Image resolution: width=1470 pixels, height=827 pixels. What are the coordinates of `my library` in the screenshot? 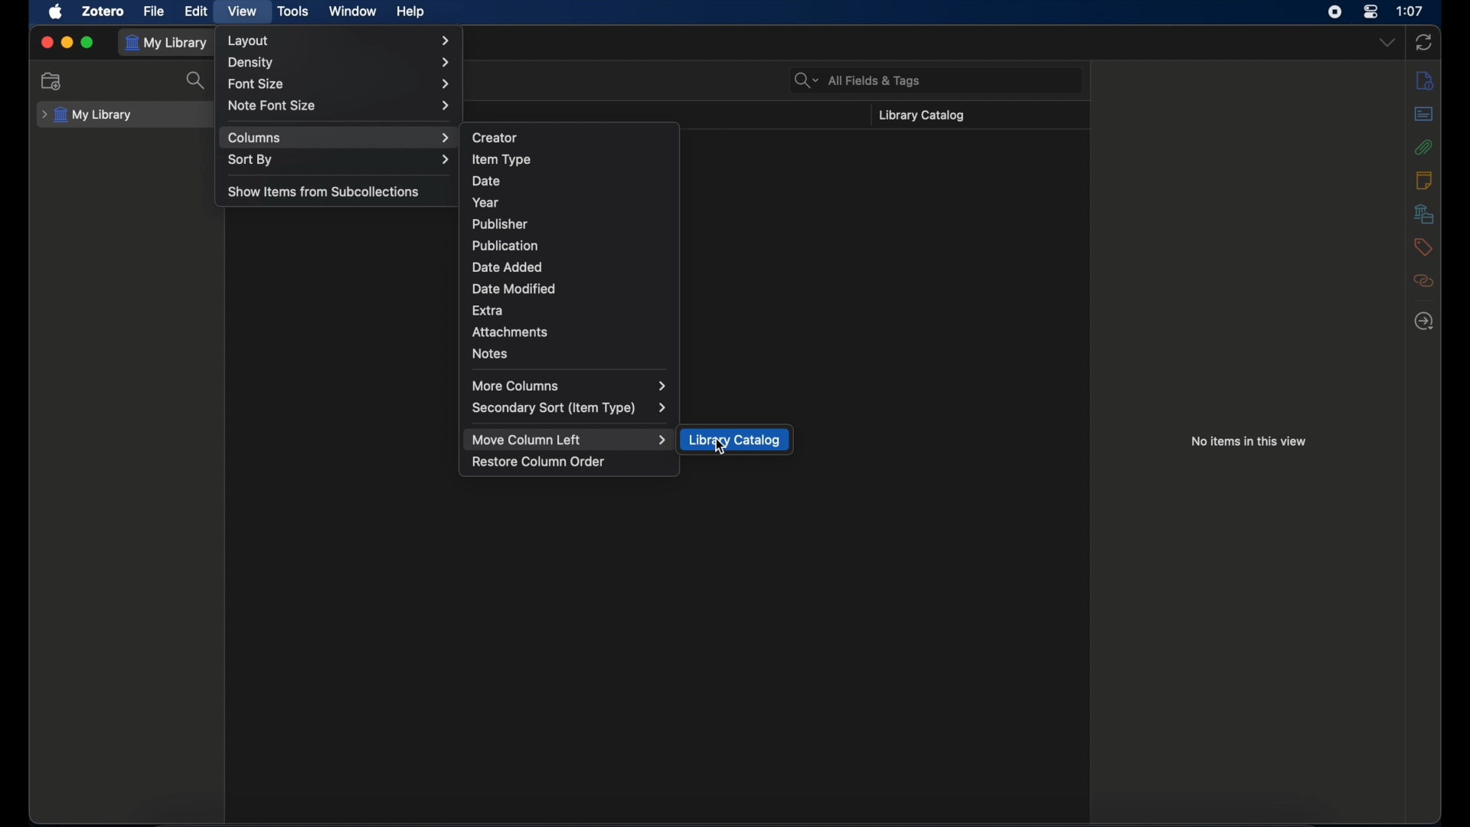 It's located at (87, 116).